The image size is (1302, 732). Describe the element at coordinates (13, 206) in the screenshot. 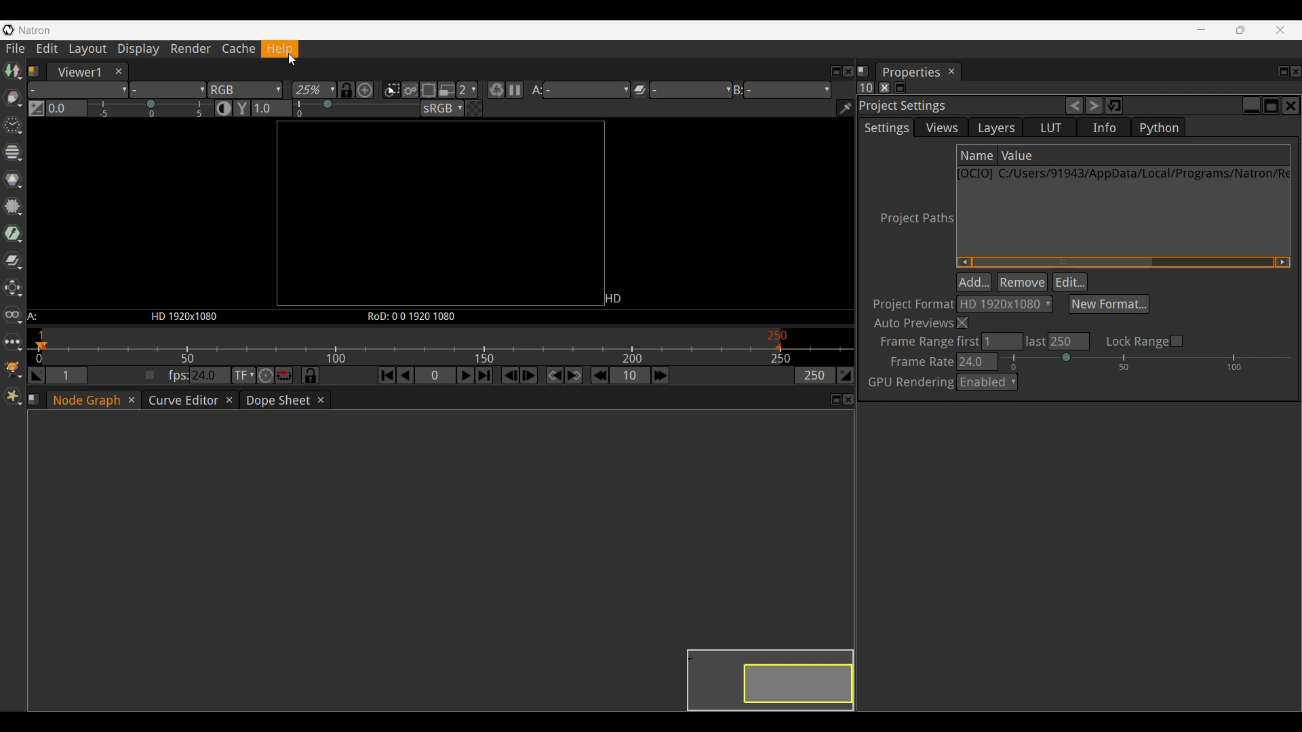

I see `Filter options` at that location.